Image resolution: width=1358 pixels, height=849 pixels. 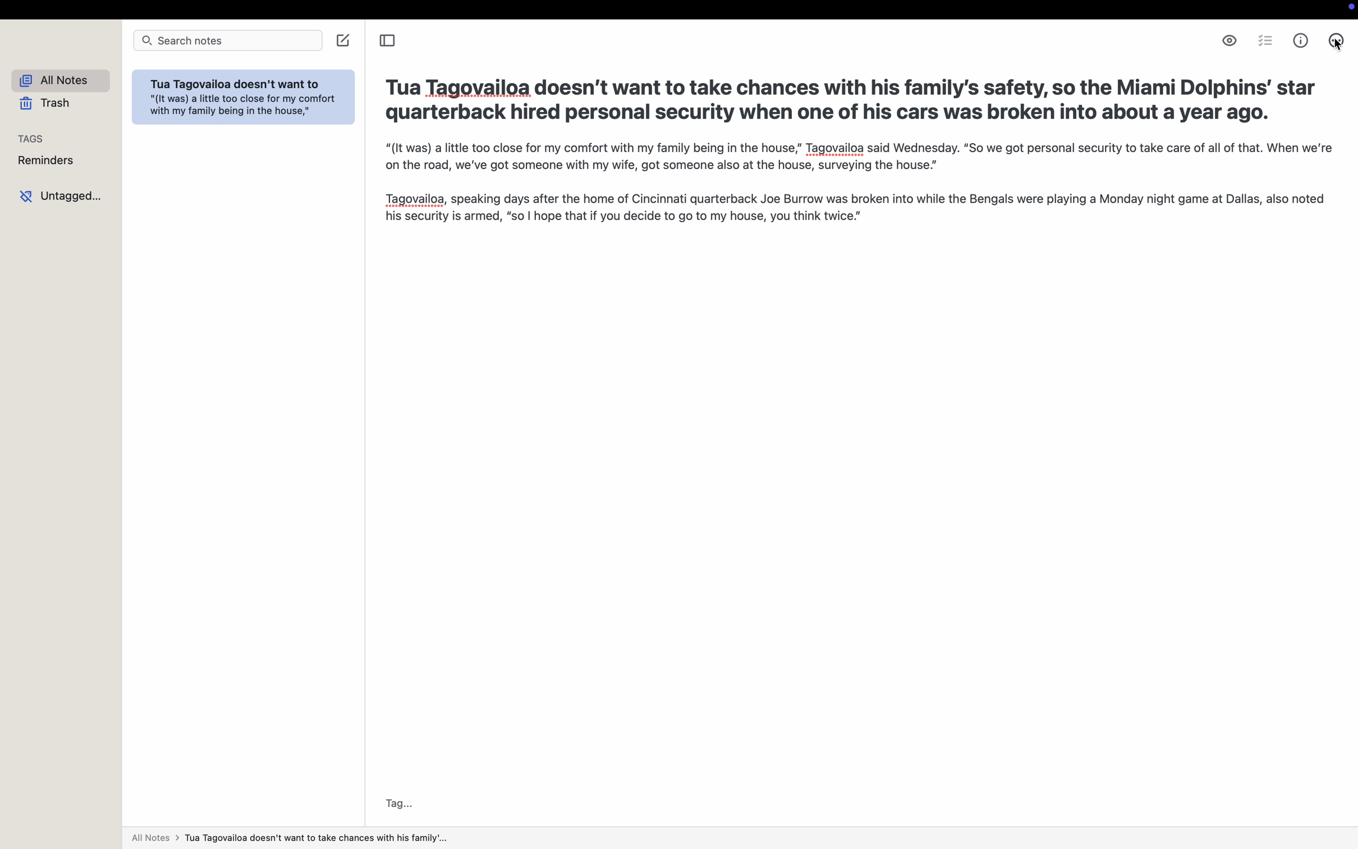 I want to click on enable markdown, so click(x=1229, y=40).